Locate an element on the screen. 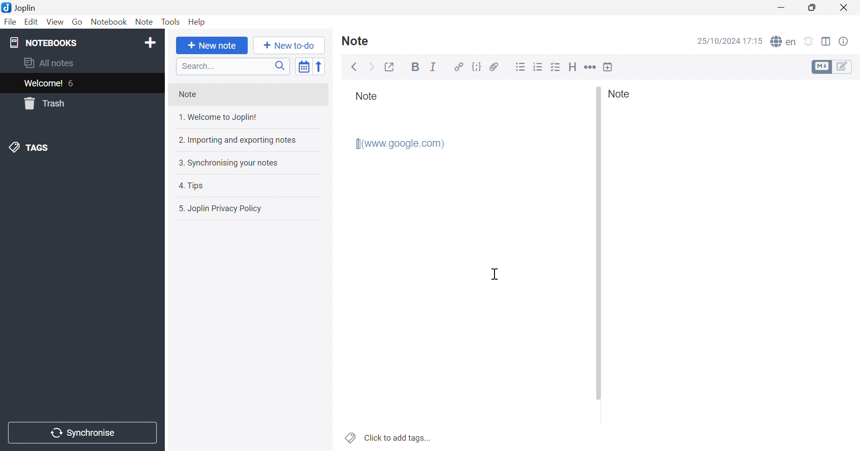  Welcome! 6 is located at coordinates (81, 83).